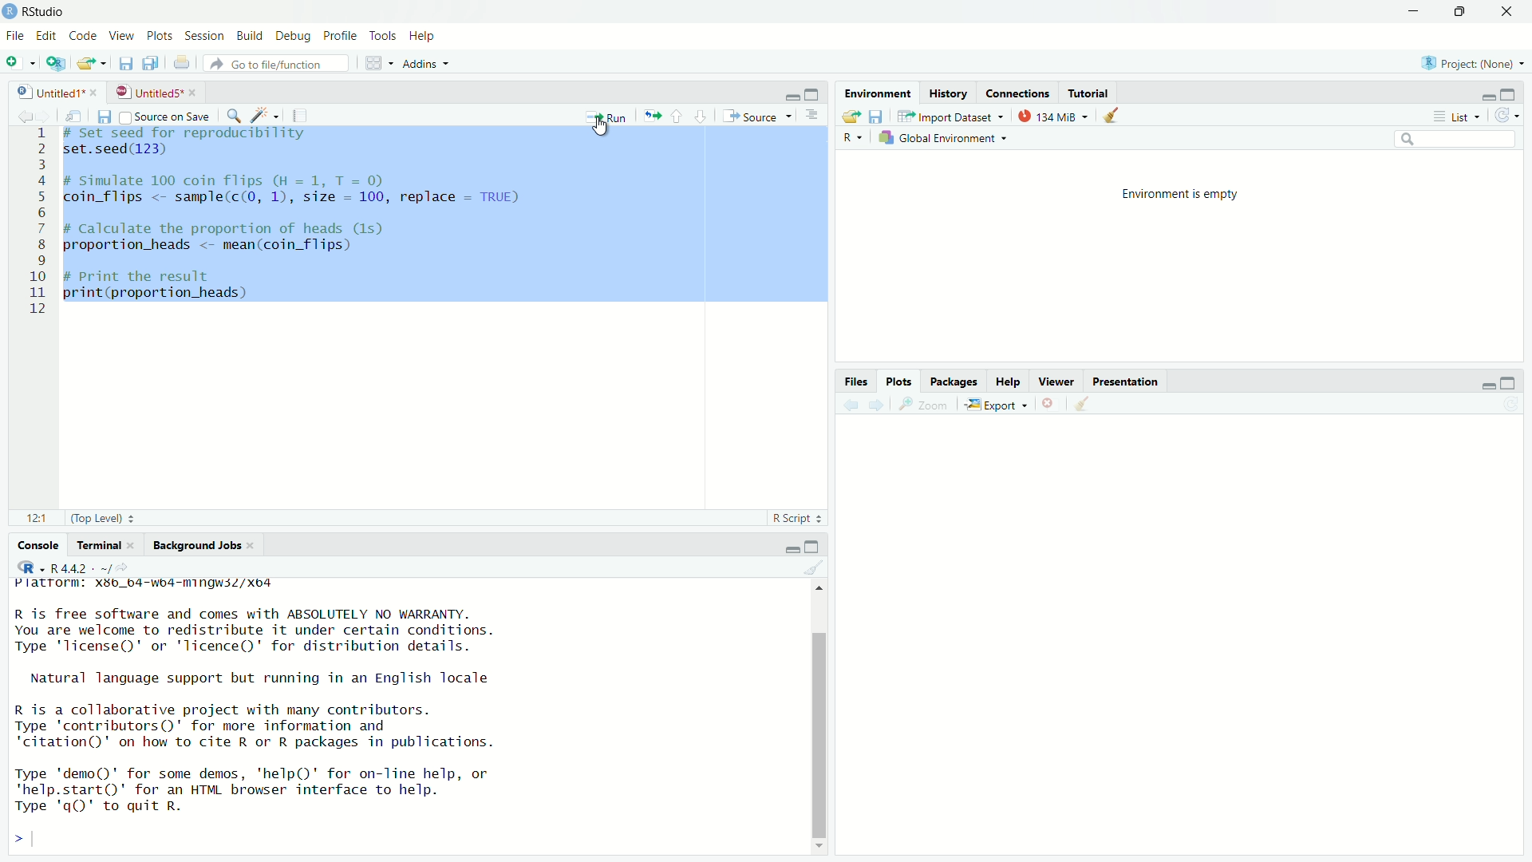 This screenshot has width=1532, height=862. I want to click on create a project, so click(53, 63).